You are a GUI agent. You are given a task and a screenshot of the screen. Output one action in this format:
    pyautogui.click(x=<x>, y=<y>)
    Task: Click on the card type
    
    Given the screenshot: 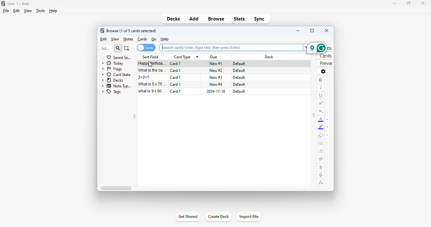 What is the action you would take?
    pyautogui.click(x=186, y=57)
    